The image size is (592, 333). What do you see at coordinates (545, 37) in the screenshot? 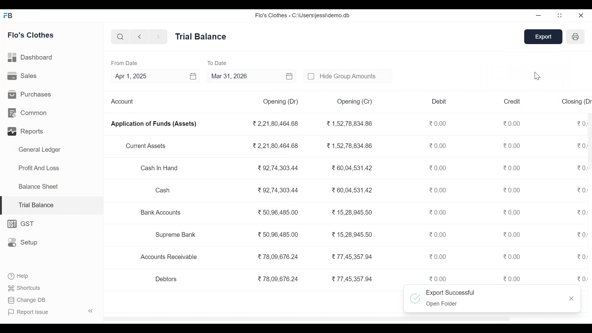
I see `Export` at bounding box center [545, 37].